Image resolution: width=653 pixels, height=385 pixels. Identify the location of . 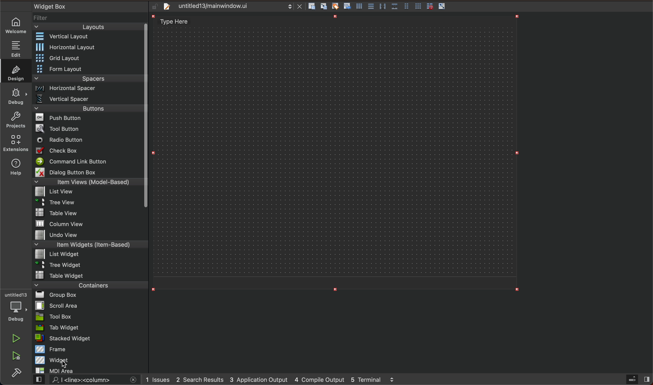
(312, 6).